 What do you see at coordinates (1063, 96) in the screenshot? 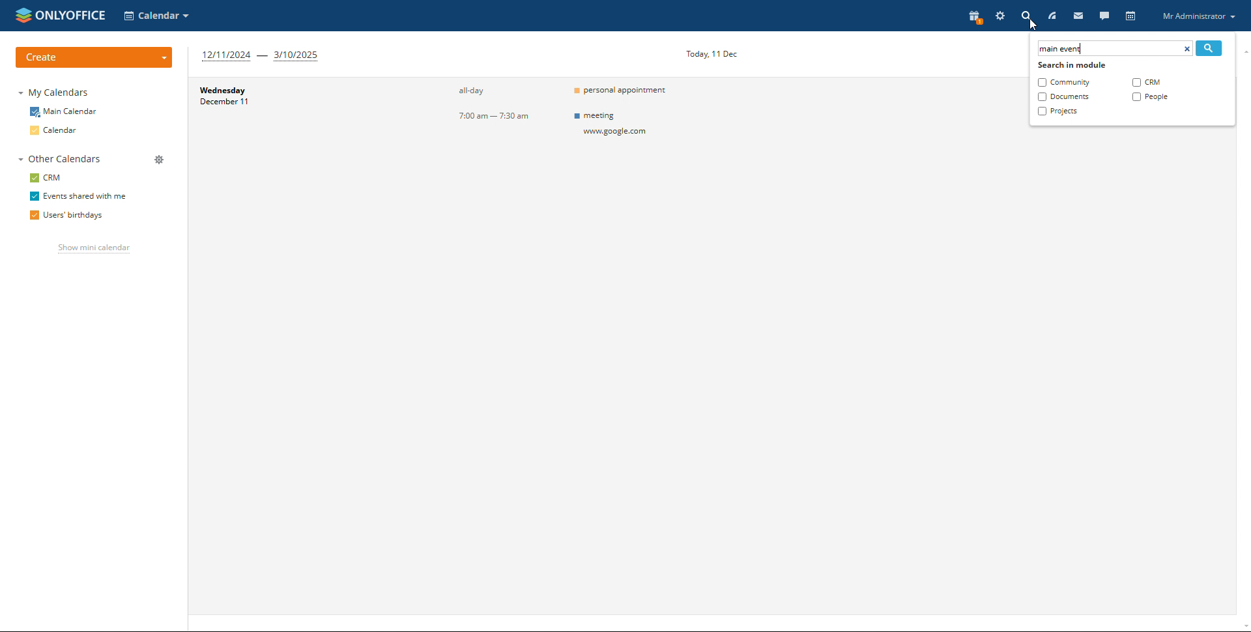
I see `documents` at bounding box center [1063, 96].